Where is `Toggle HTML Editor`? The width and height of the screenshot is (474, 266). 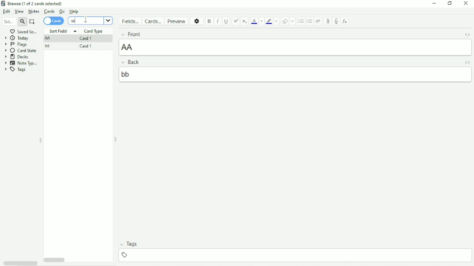
Toggle HTML Editor is located at coordinates (467, 34).